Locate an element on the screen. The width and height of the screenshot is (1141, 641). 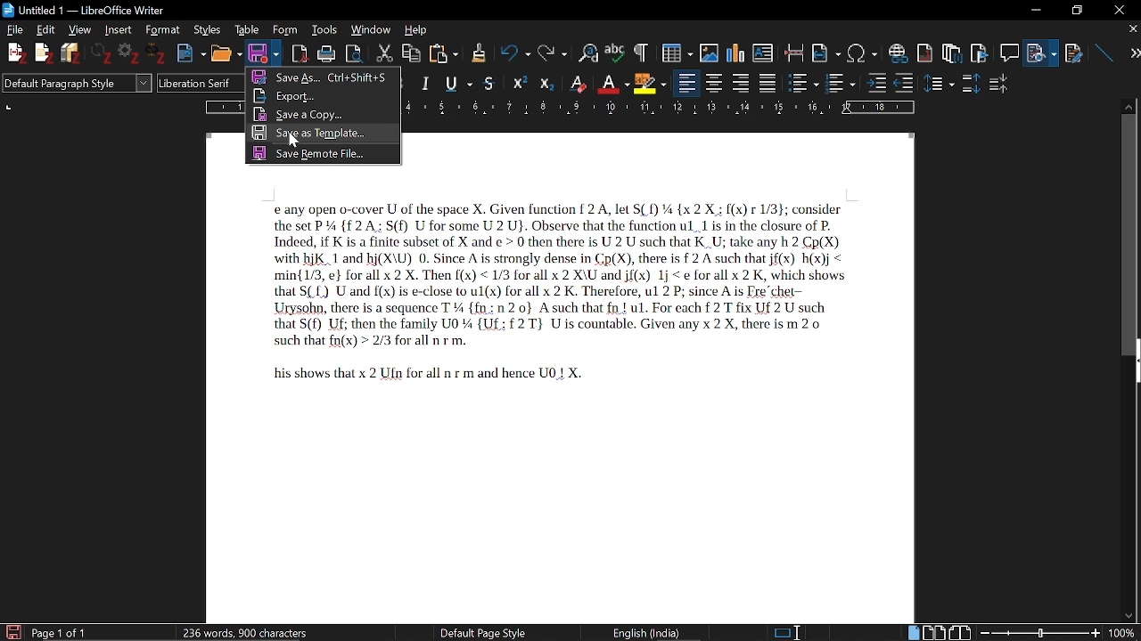
Format is located at coordinates (160, 29).